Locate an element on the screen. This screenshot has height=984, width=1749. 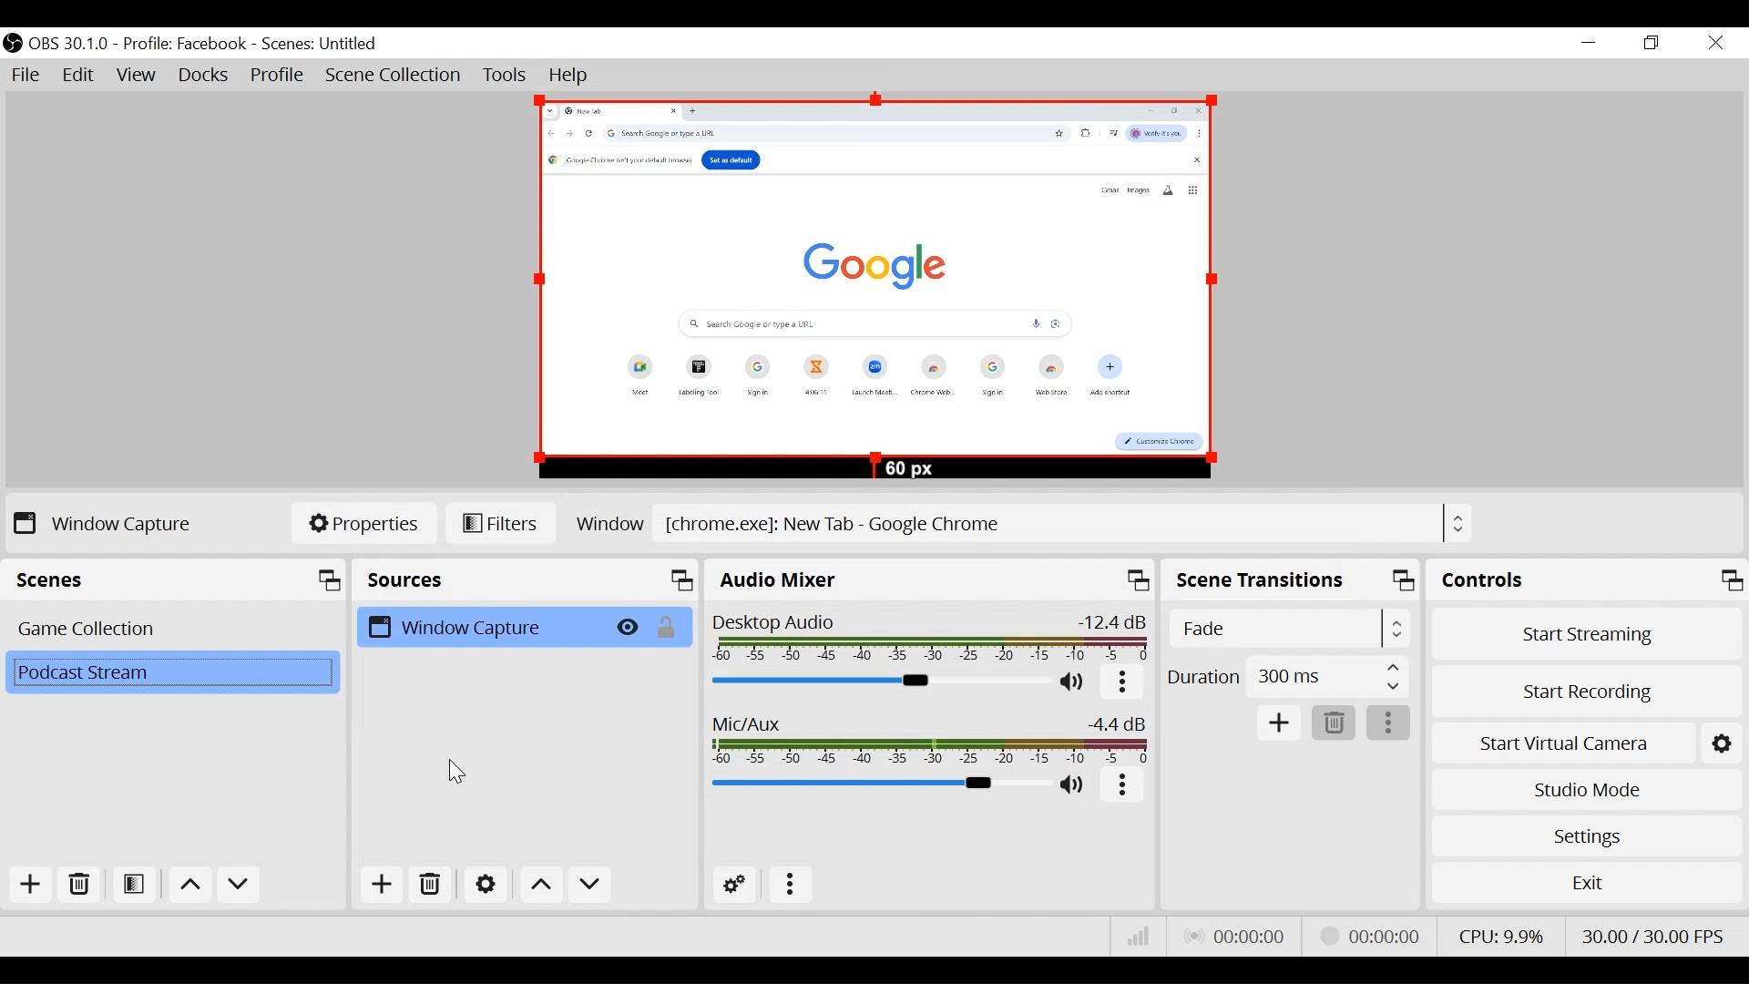
(un)lock is located at coordinates (670, 627).